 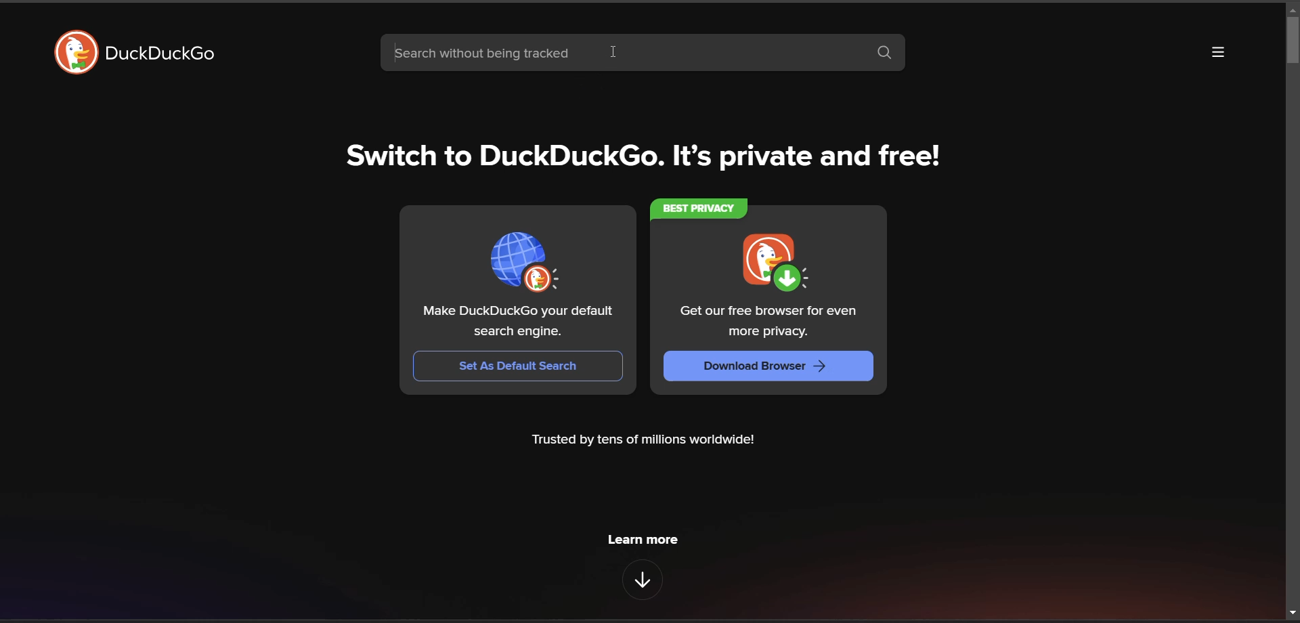 I want to click on DuckDuckGo, so click(x=159, y=53).